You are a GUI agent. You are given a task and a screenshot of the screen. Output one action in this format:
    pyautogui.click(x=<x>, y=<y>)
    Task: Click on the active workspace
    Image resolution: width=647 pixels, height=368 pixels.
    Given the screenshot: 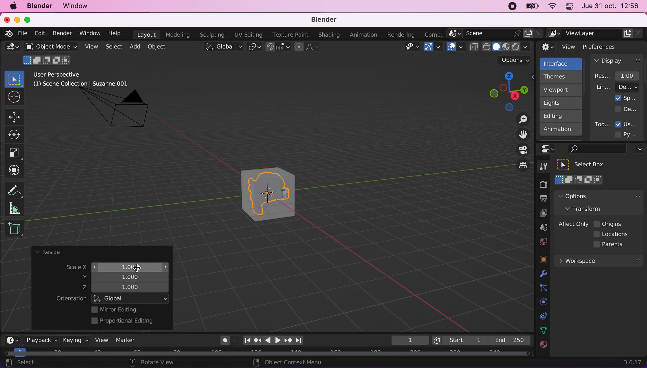 What is the action you would take?
    pyautogui.click(x=432, y=34)
    